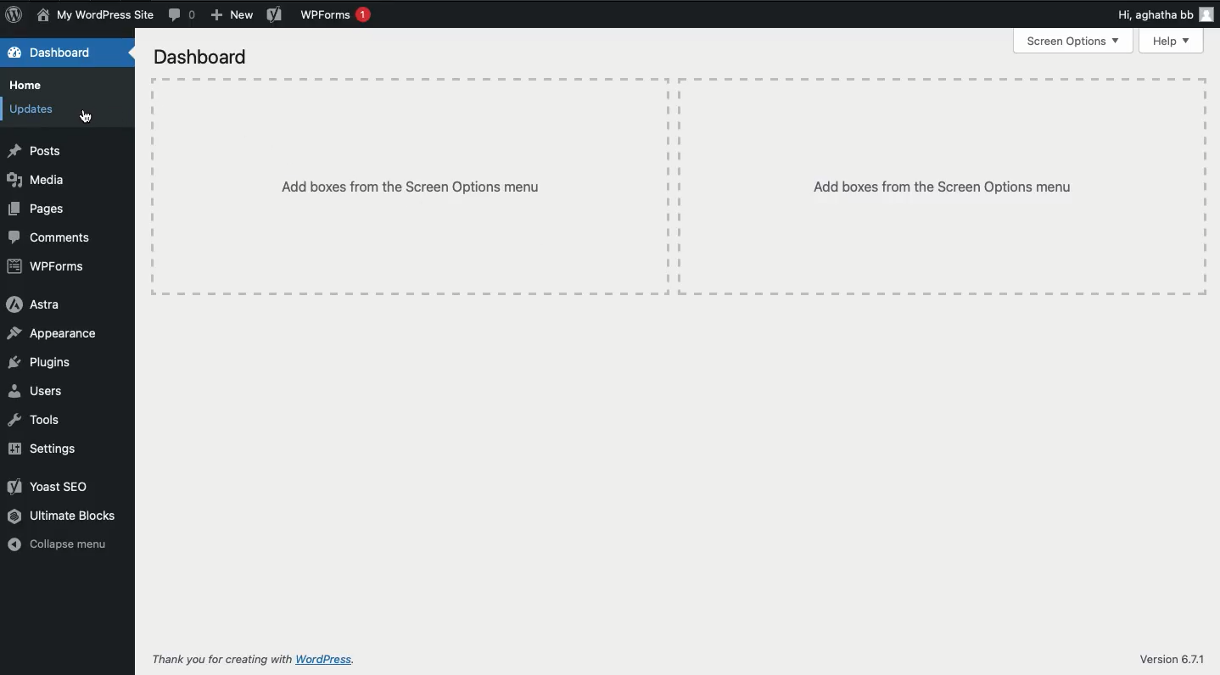  Describe the element at coordinates (229, 16) in the screenshot. I see `New` at that location.